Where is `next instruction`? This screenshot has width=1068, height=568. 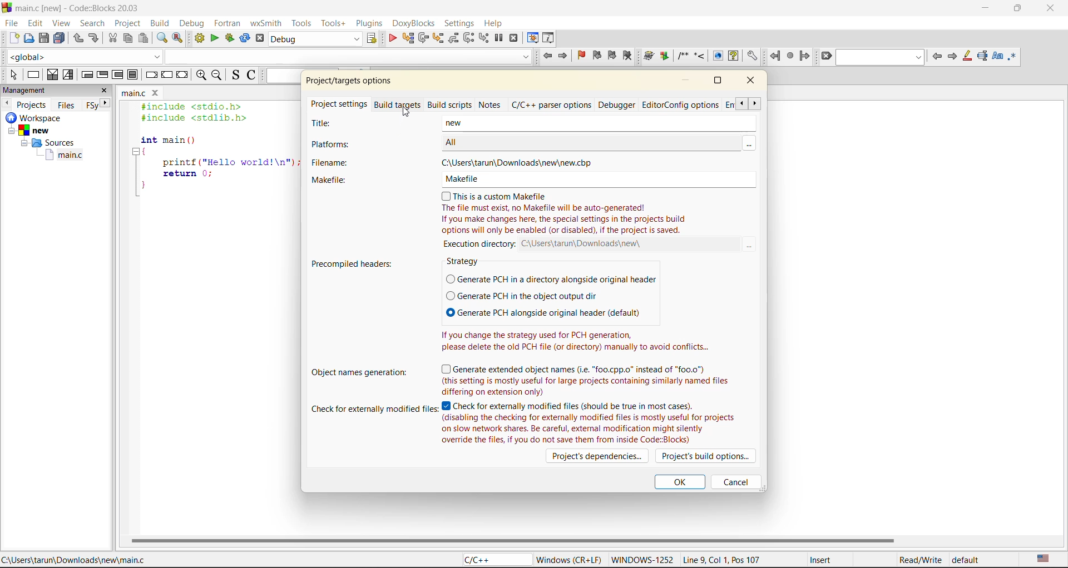 next instruction is located at coordinates (467, 37).